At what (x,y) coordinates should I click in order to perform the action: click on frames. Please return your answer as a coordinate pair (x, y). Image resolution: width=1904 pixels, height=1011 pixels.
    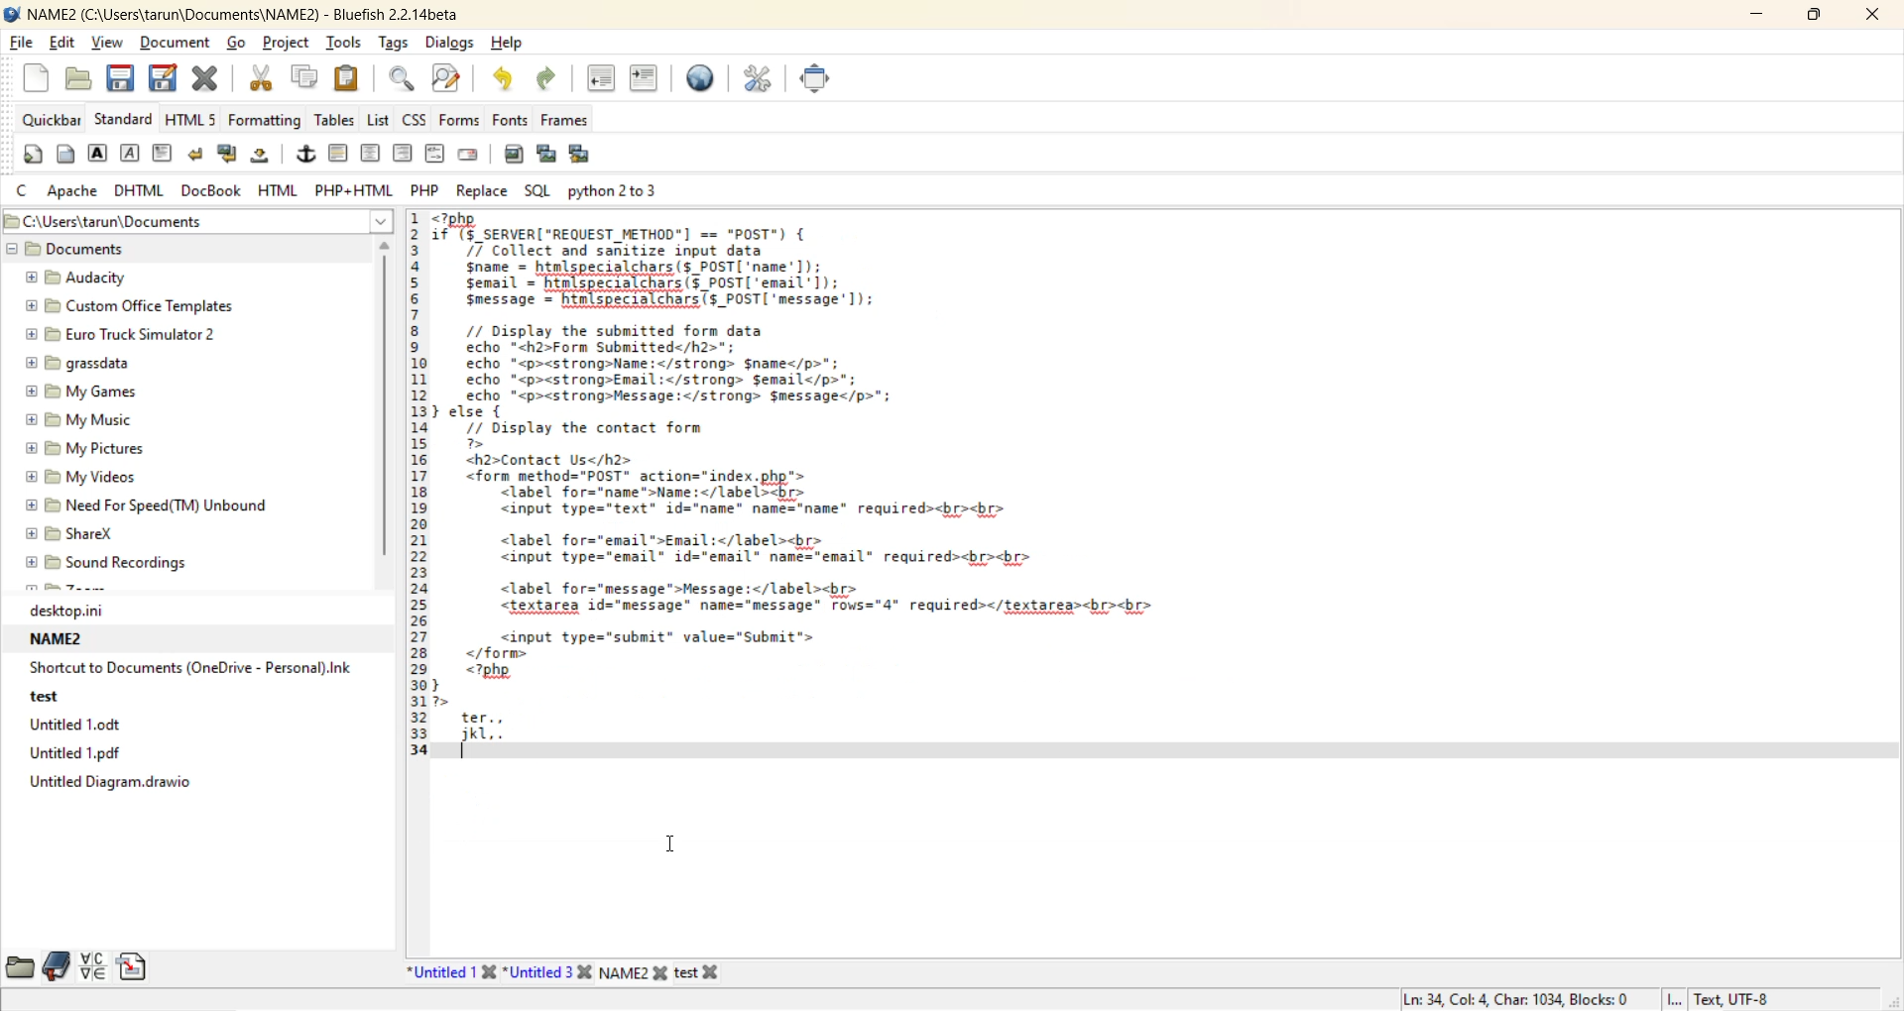
    Looking at the image, I should click on (571, 124).